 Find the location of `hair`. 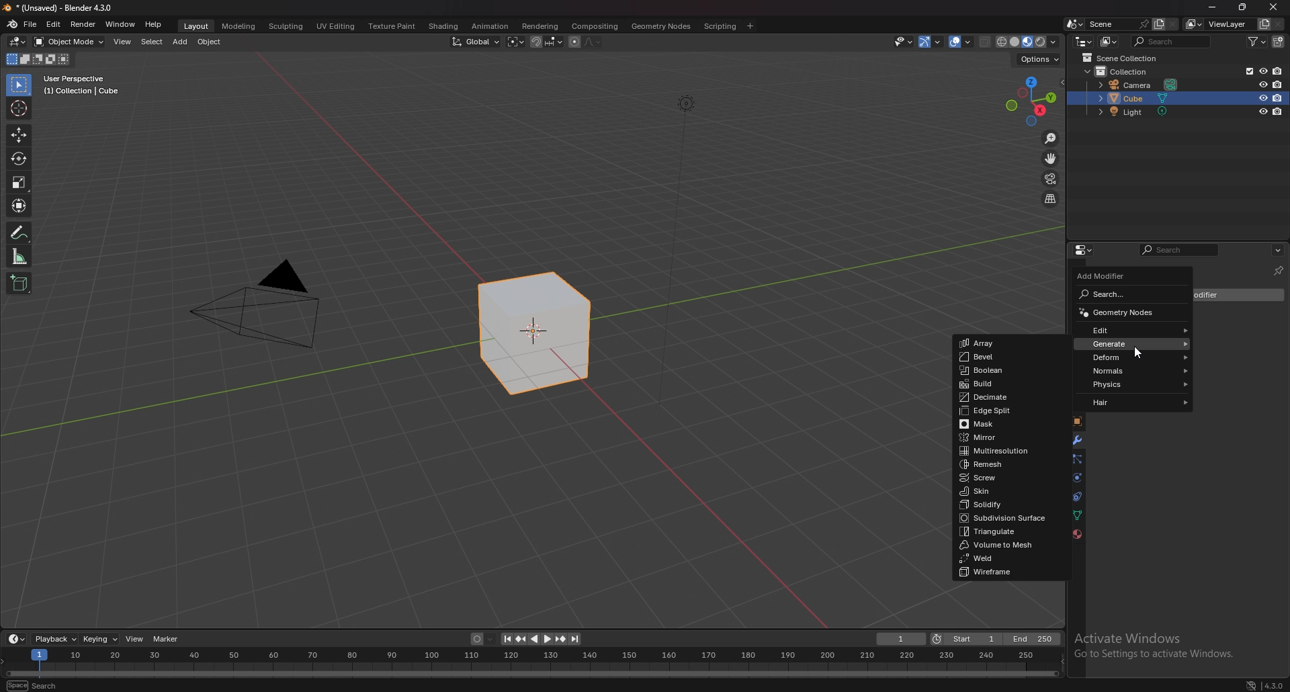

hair is located at coordinates (1134, 403).